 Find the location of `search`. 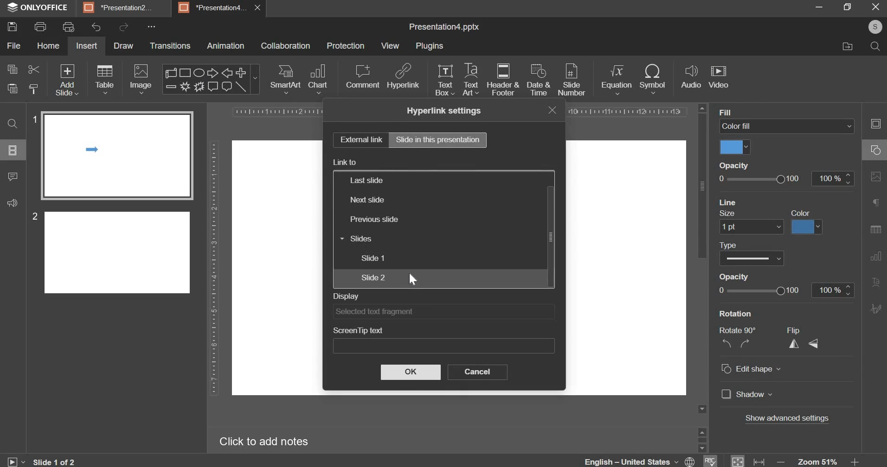

search is located at coordinates (873, 45).